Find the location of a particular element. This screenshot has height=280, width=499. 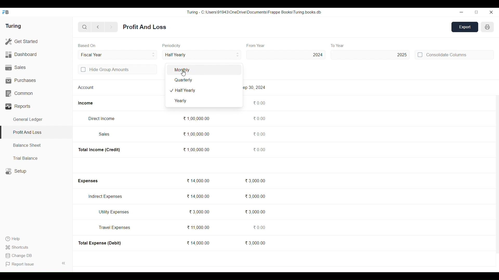

Total Income (Credit) is located at coordinates (100, 150).